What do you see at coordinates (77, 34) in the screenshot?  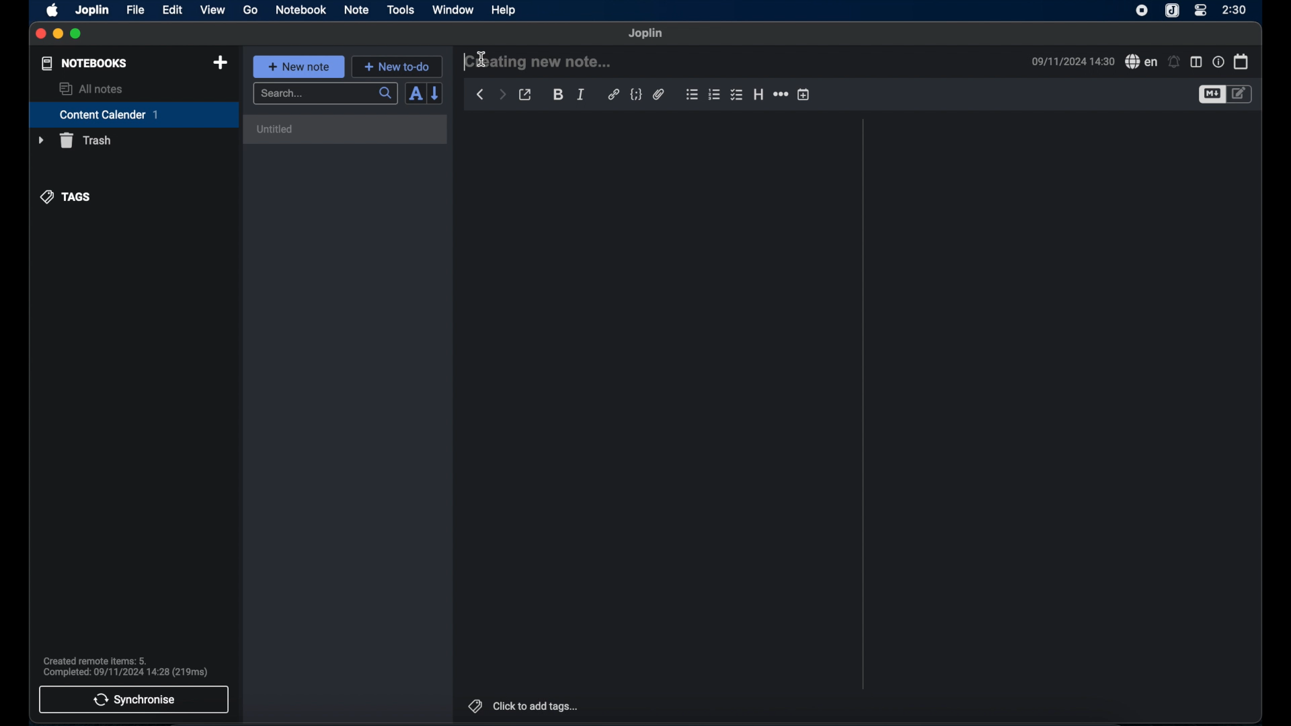 I see `maximize` at bounding box center [77, 34].